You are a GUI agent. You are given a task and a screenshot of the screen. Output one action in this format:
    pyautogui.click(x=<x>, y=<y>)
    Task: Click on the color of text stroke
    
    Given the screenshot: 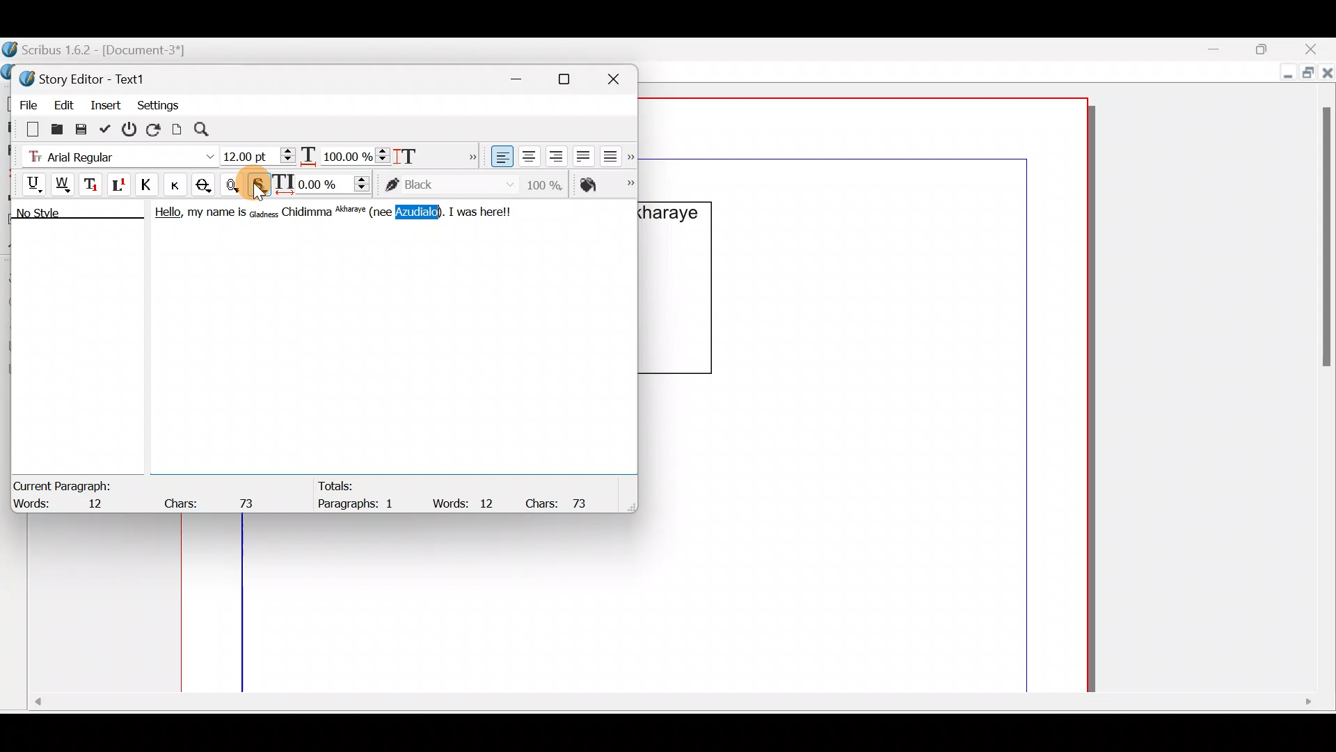 What is the action you would take?
    pyautogui.click(x=450, y=185)
    